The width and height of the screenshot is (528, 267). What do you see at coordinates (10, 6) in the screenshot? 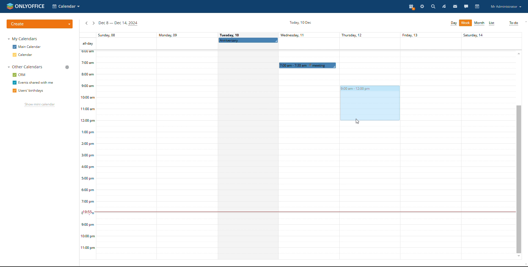
I see `onlyoffice logo` at bounding box center [10, 6].